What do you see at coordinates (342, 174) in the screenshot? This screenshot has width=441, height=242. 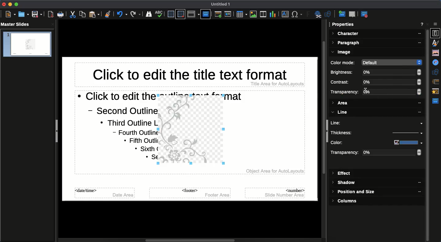 I see `Effect` at bounding box center [342, 174].